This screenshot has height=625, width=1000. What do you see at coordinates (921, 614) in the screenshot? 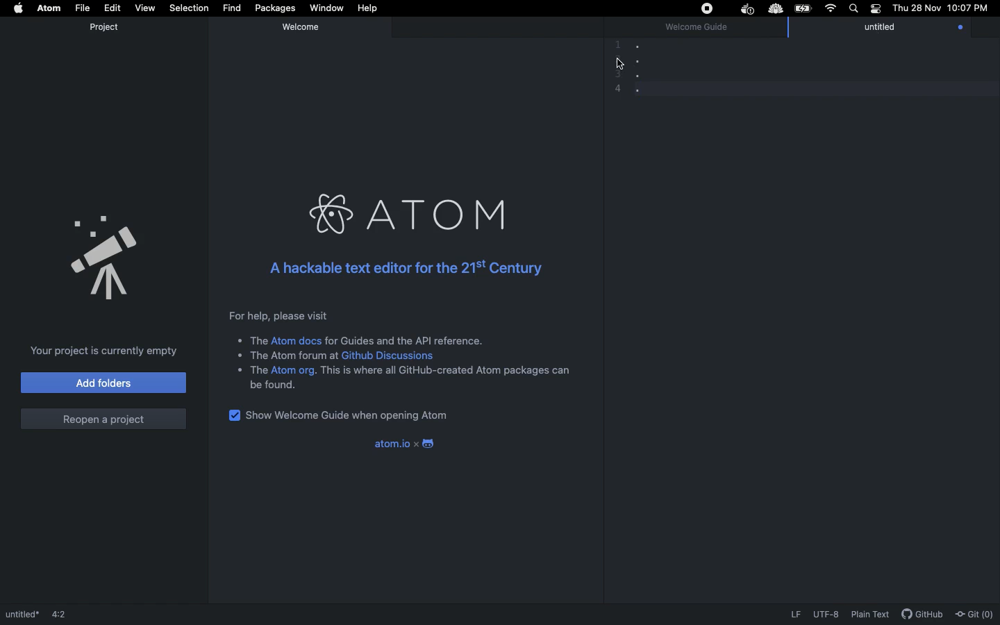
I see `Github` at bounding box center [921, 614].